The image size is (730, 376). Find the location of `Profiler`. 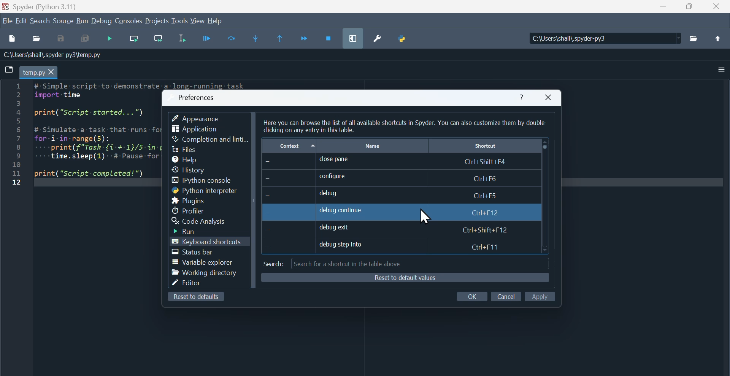

Profiler is located at coordinates (191, 210).